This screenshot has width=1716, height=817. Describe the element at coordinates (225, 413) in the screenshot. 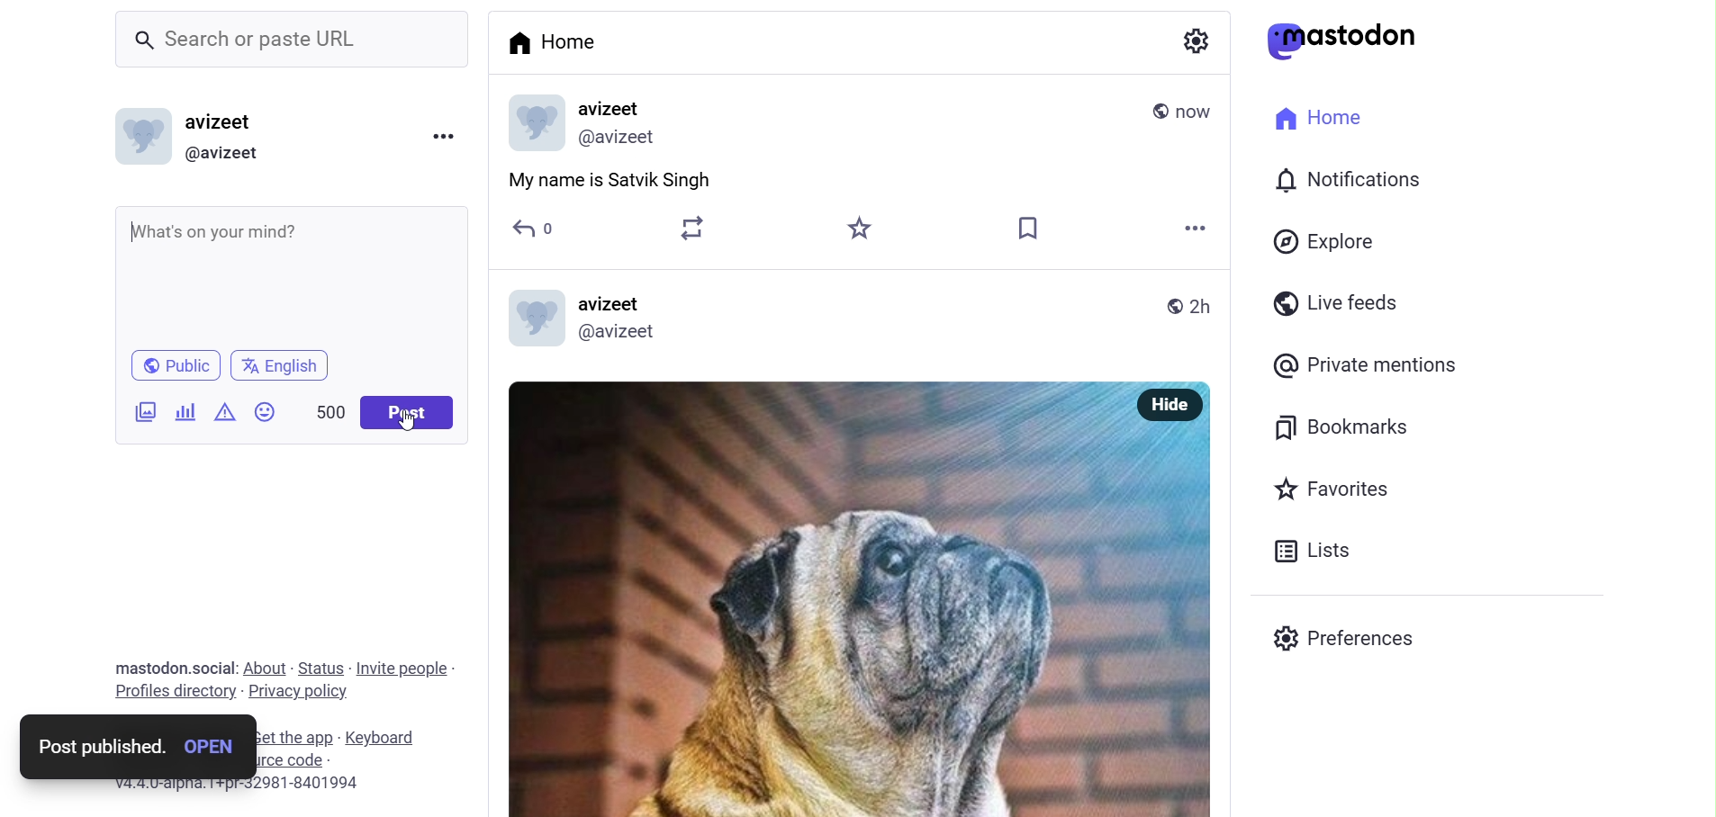

I see `content warning` at that location.